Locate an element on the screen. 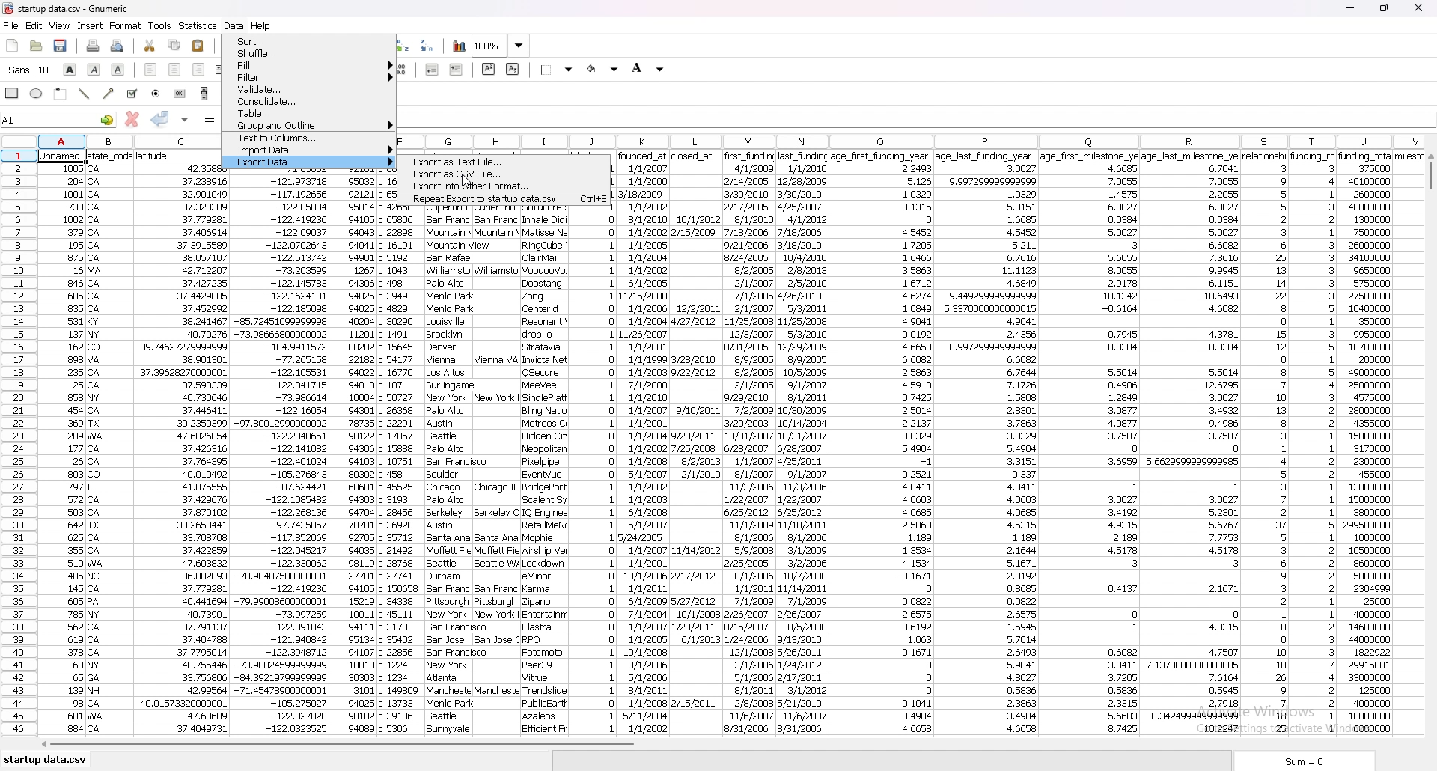  sort is located at coordinates (308, 41).